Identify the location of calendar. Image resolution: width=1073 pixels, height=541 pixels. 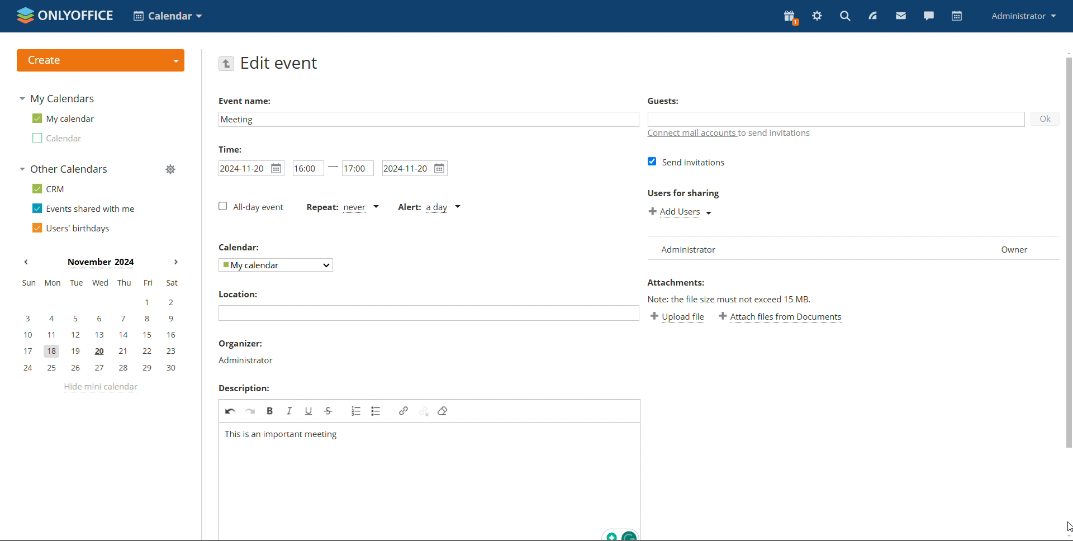
(56, 138).